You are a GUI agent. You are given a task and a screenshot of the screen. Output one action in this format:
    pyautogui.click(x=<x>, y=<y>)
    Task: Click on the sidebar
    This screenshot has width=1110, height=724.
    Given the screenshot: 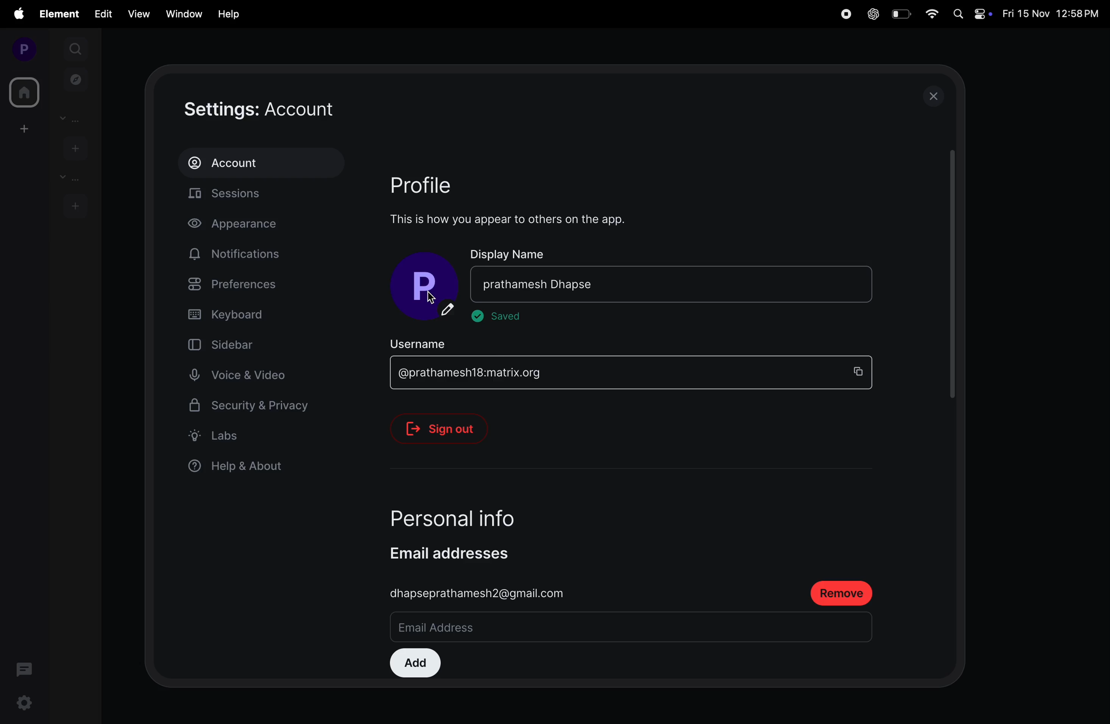 What is the action you would take?
    pyautogui.click(x=240, y=344)
    